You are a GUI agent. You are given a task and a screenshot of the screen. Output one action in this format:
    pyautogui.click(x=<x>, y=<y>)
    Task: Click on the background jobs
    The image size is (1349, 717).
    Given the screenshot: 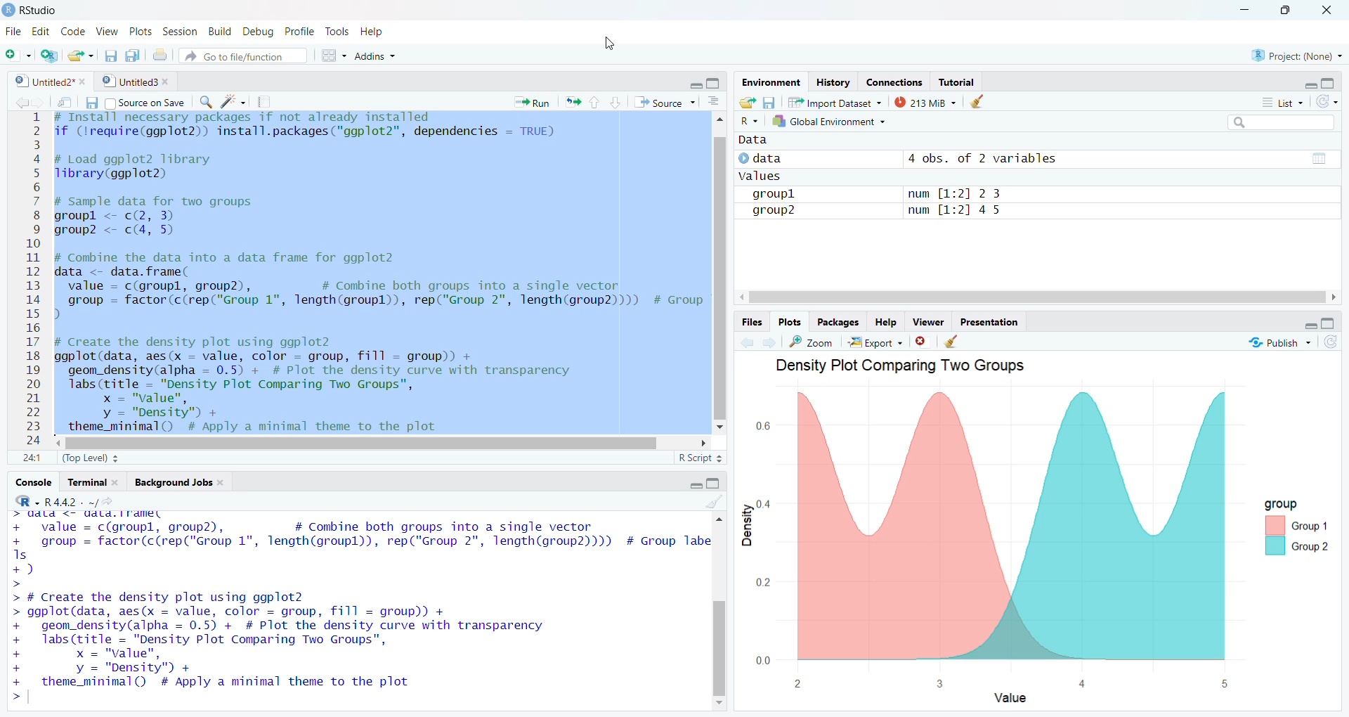 What is the action you would take?
    pyautogui.click(x=176, y=485)
    